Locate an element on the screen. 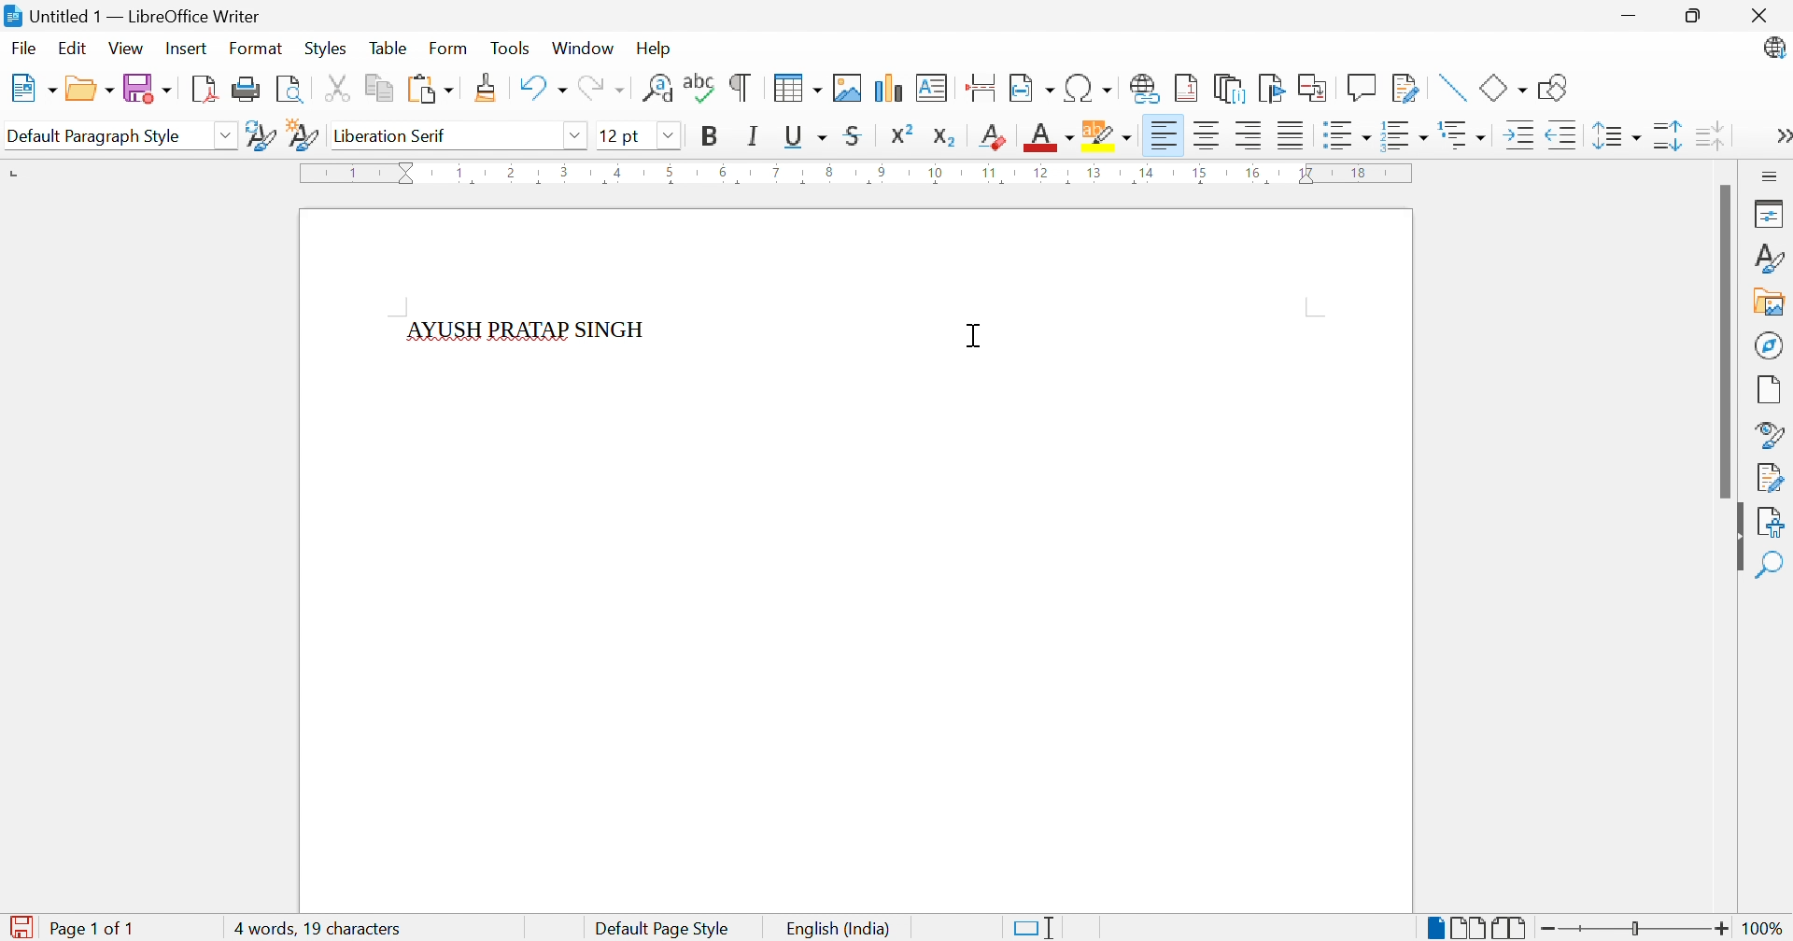 Image resolution: width=1793 pixels, height=941 pixels. Insert Image is located at coordinates (848, 87).